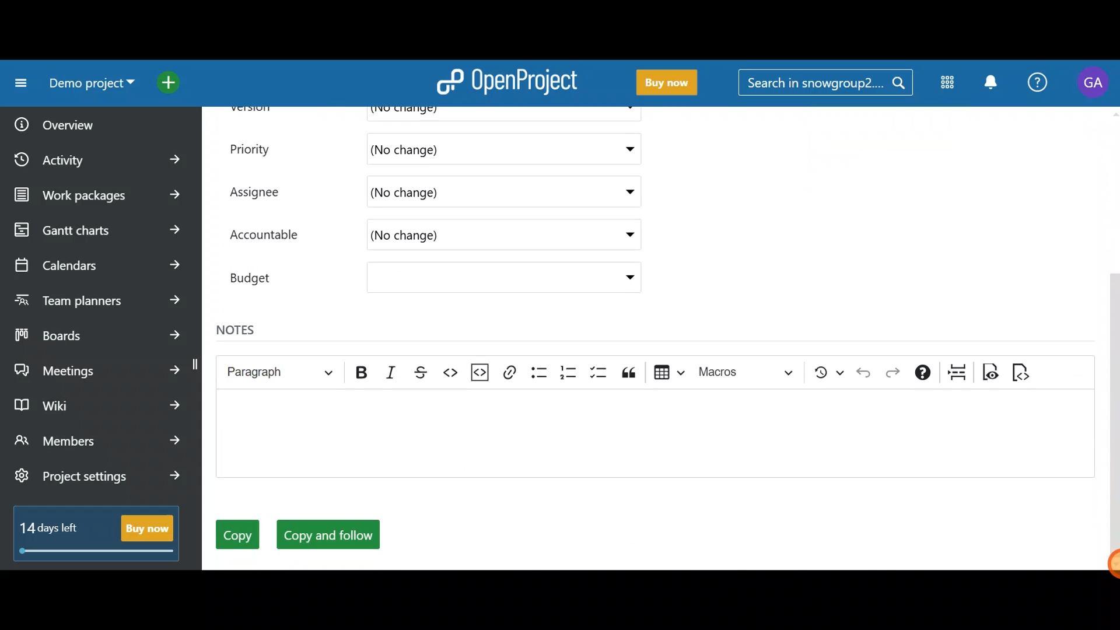  I want to click on Modules, so click(944, 85).